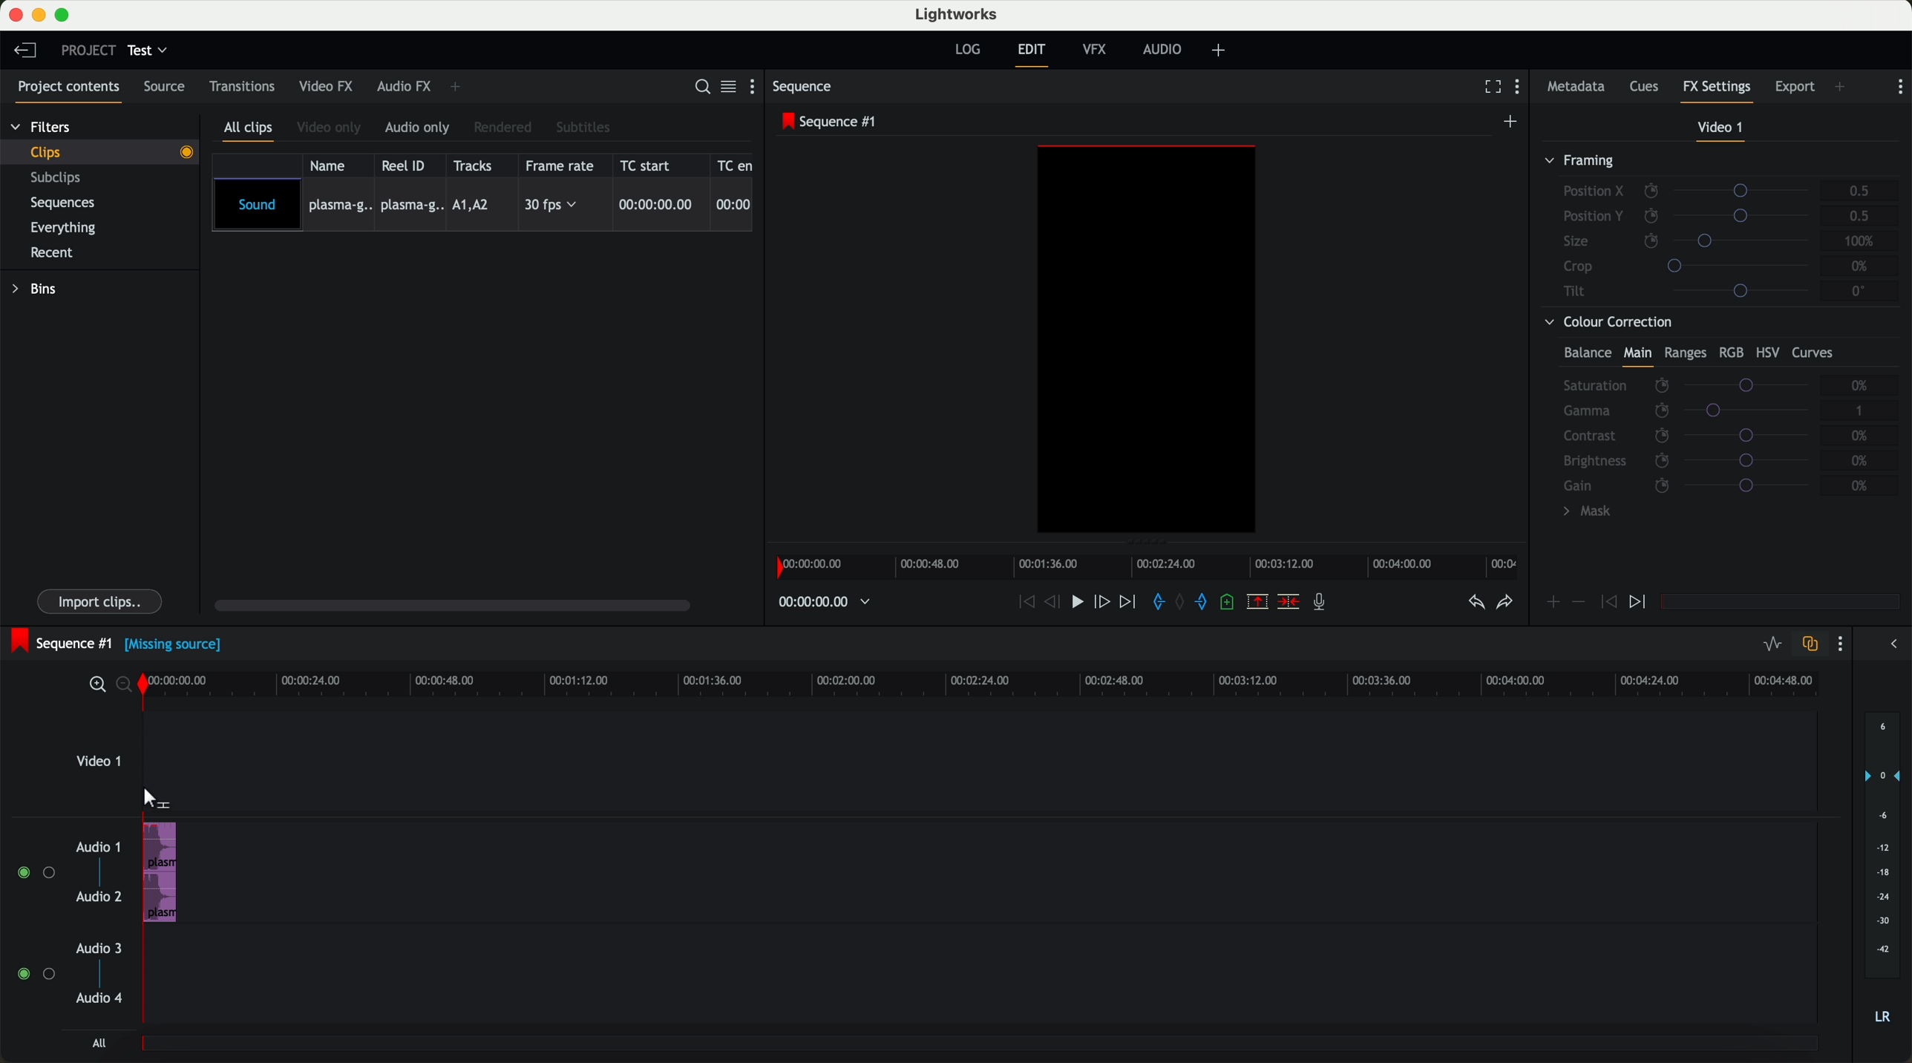 This screenshot has height=1063, width=1912. Describe the element at coordinates (1714, 421) in the screenshot. I see `colour correction` at that location.